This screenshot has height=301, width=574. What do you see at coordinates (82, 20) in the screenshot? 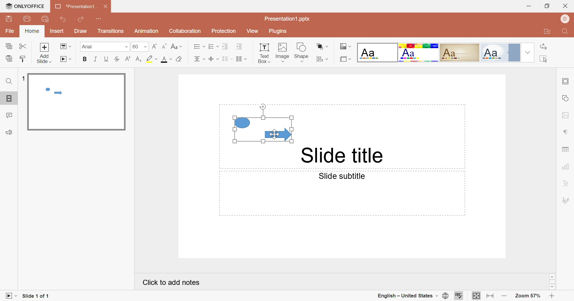
I see `Redo` at bounding box center [82, 20].